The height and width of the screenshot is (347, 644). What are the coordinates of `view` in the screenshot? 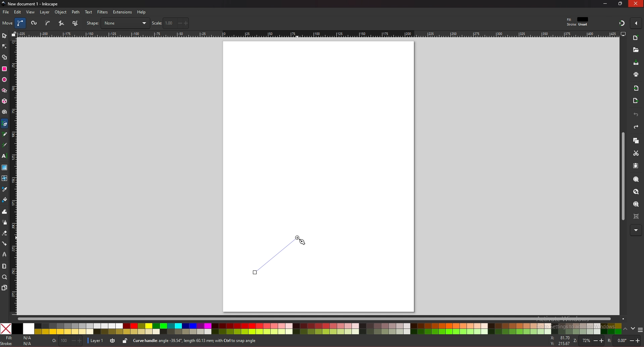 It's located at (31, 12).